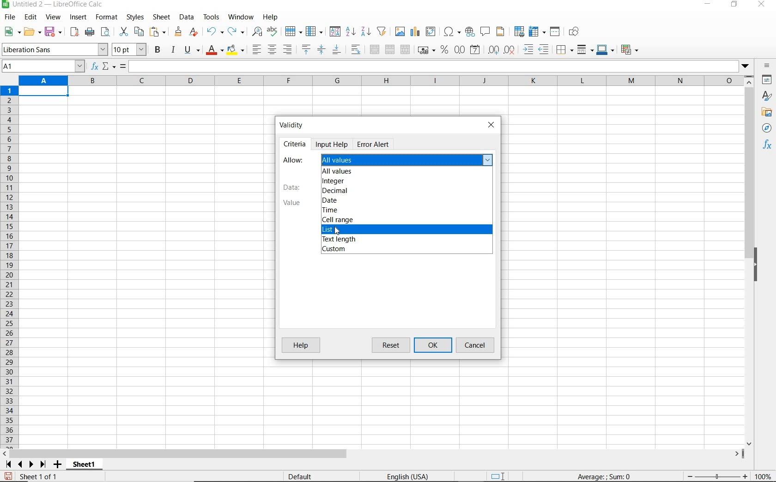  Describe the element at coordinates (460, 49) in the screenshot. I see `format as number` at that location.